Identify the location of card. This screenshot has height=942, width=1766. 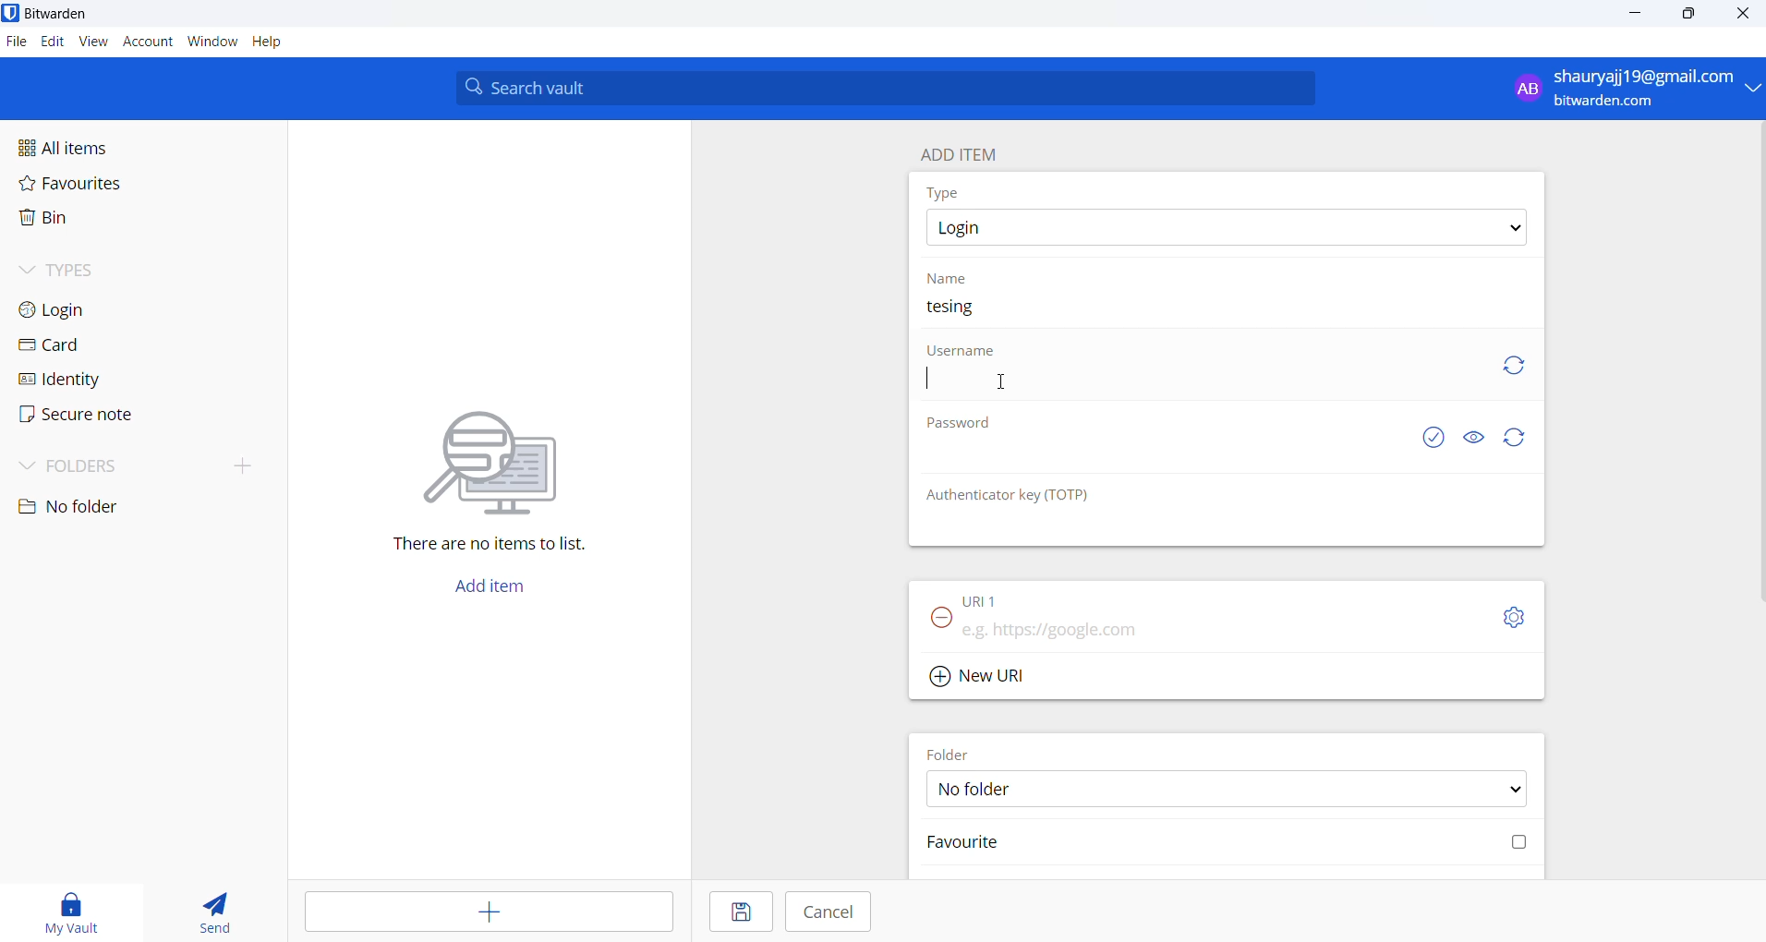
(103, 345).